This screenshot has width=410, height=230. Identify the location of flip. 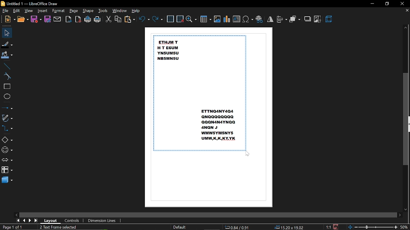
(270, 19).